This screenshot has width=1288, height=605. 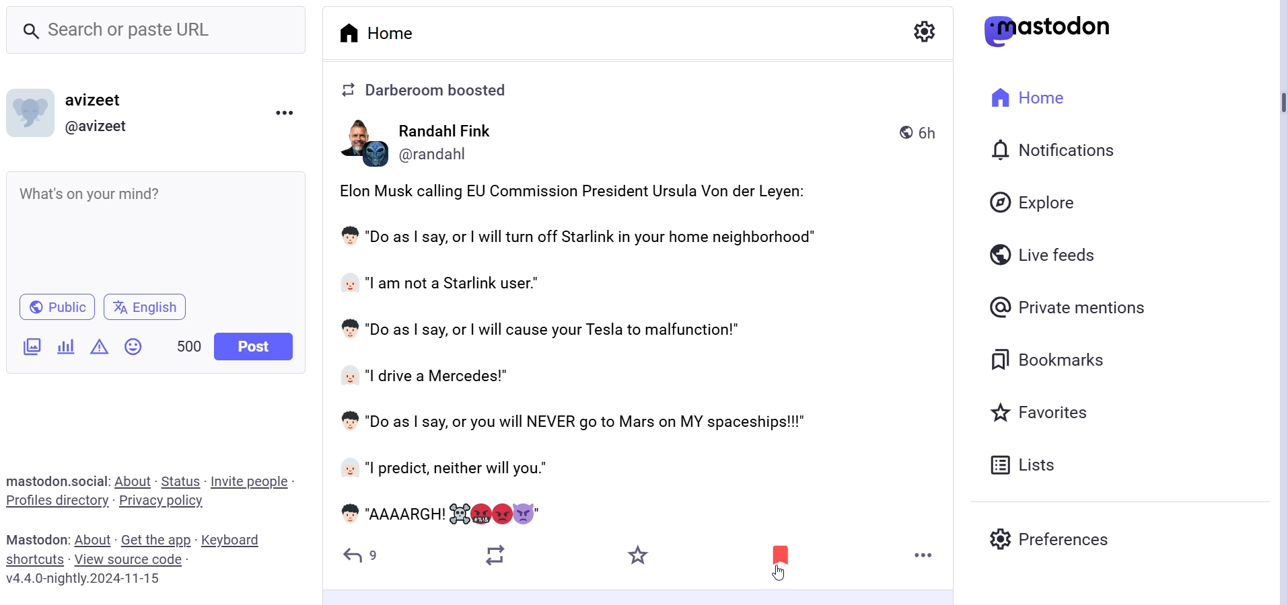 I want to click on Preferences, so click(x=1055, y=541).